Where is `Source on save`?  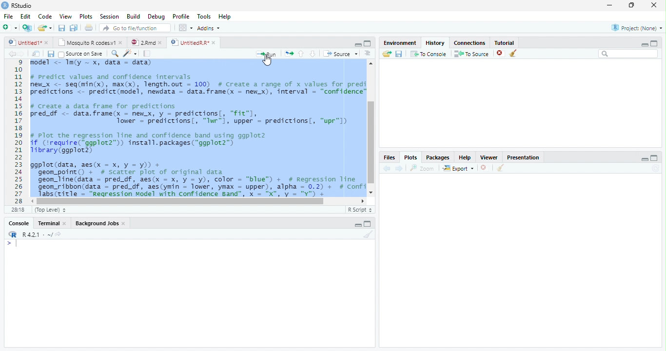
Source on save is located at coordinates (81, 54).